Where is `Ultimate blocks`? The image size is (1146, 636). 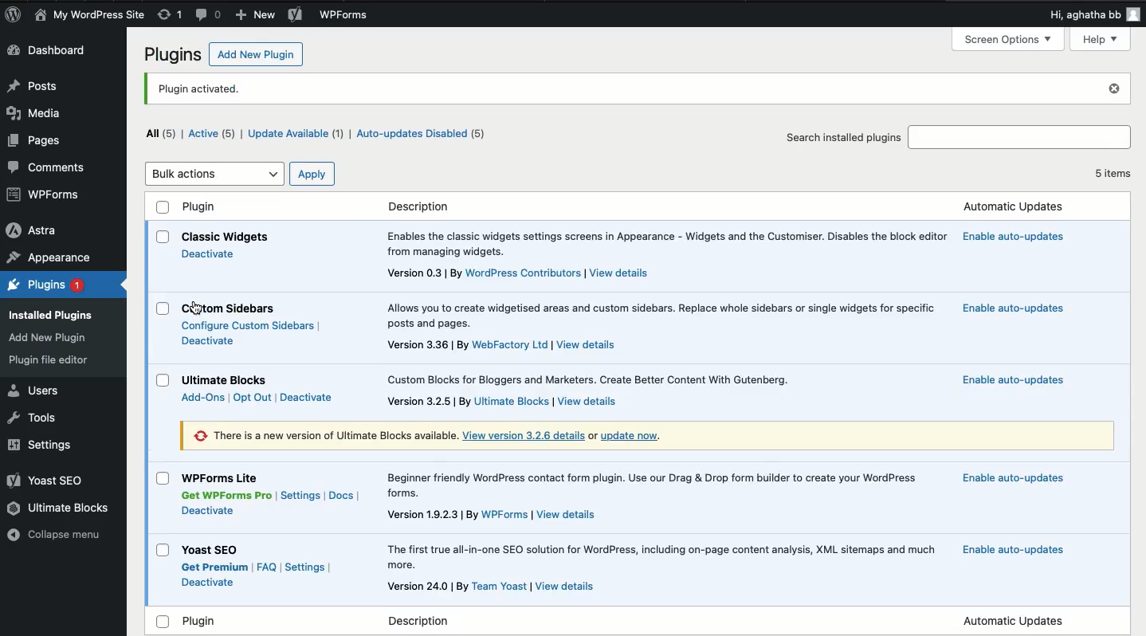
Ultimate blocks is located at coordinates (60, 508).